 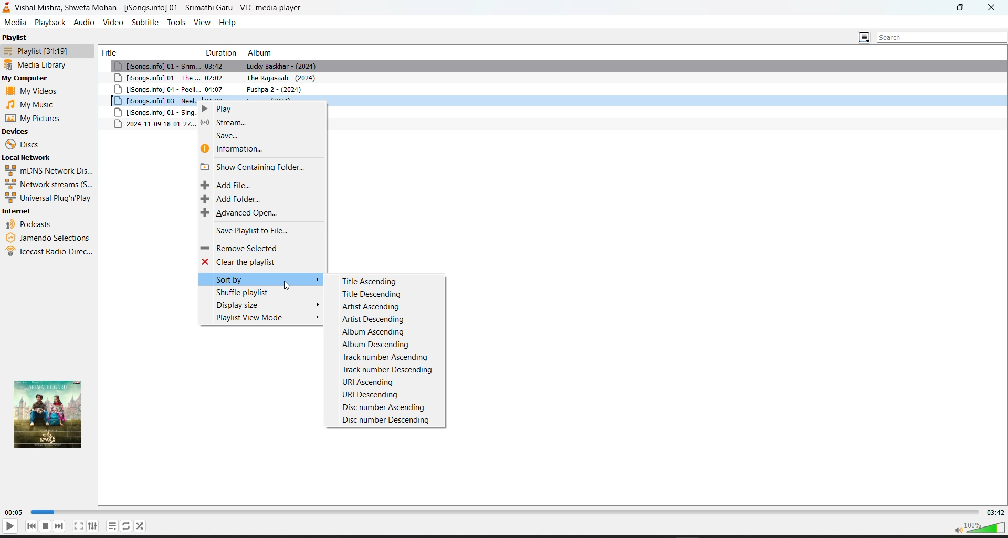 What do you see at coordinates (979, 527) in the screenshot?
I see `volume` at bounding box center [979, 527].